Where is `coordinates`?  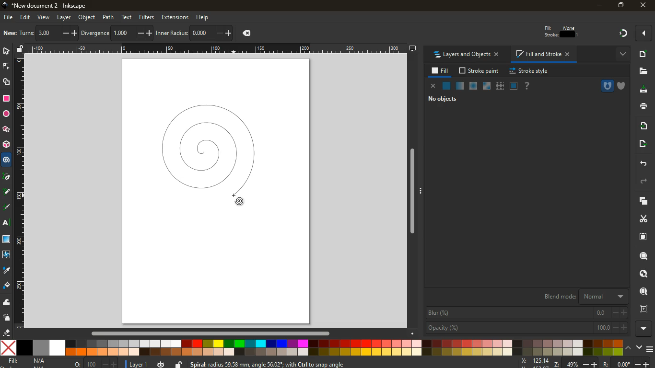 coordinates is located at coordinates (246, 34).